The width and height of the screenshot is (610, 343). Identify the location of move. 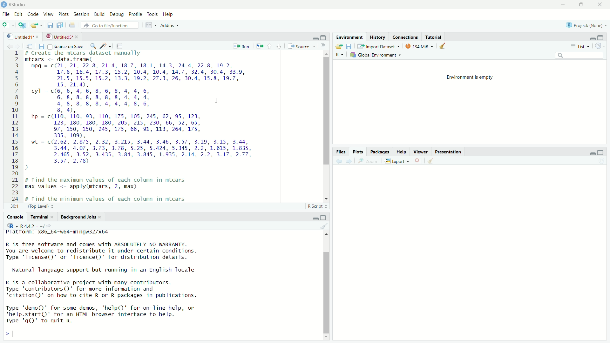
(338, 47).